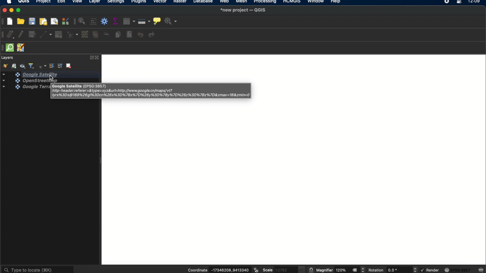 The height and width of the screenshot is (273, 486). What do you see at coordinates (74, 22) in the screenshot?
I see `attributes toolbar` at bounding box center [74, 22].